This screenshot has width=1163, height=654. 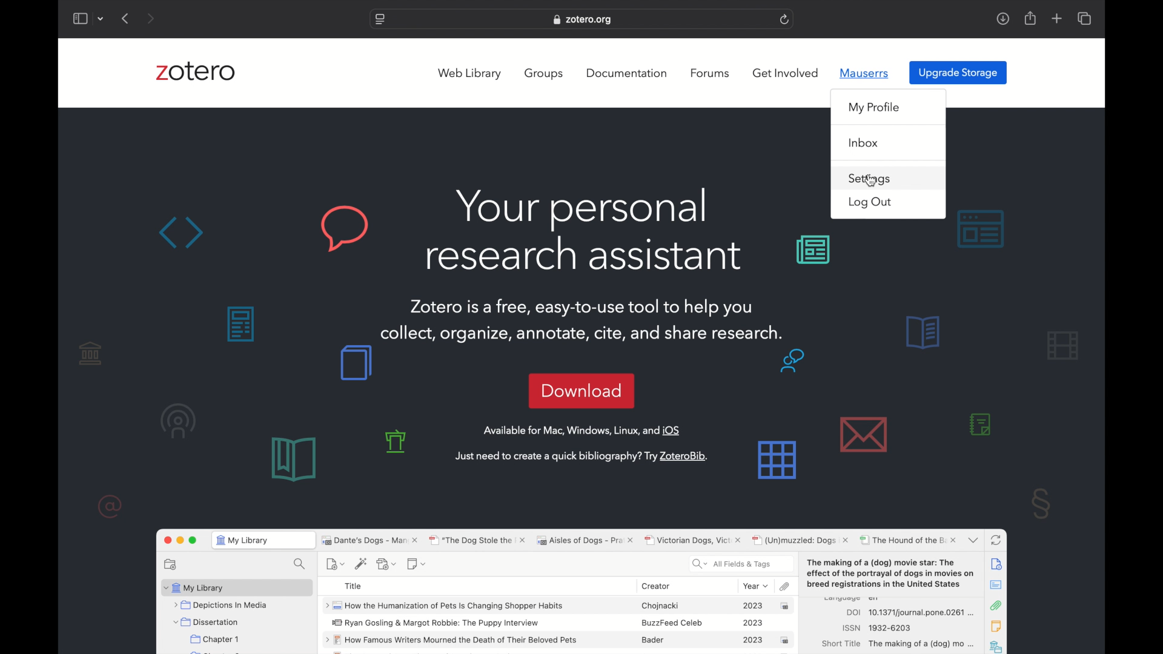 What do you see at coordinates (1057, 18) in the screenshot?
I see `new tab` at bounding box center [1057, 18].